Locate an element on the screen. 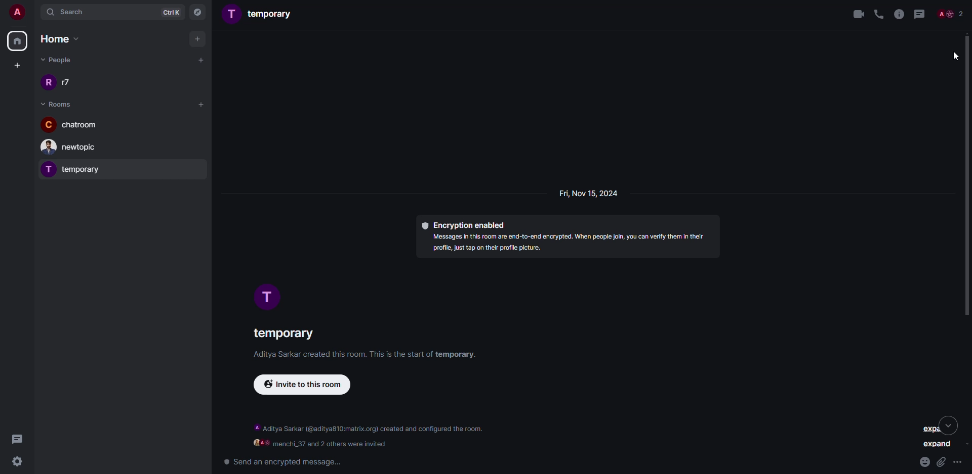 This screenshot has width=972, height=474. add is located at coordinates (198, 38).